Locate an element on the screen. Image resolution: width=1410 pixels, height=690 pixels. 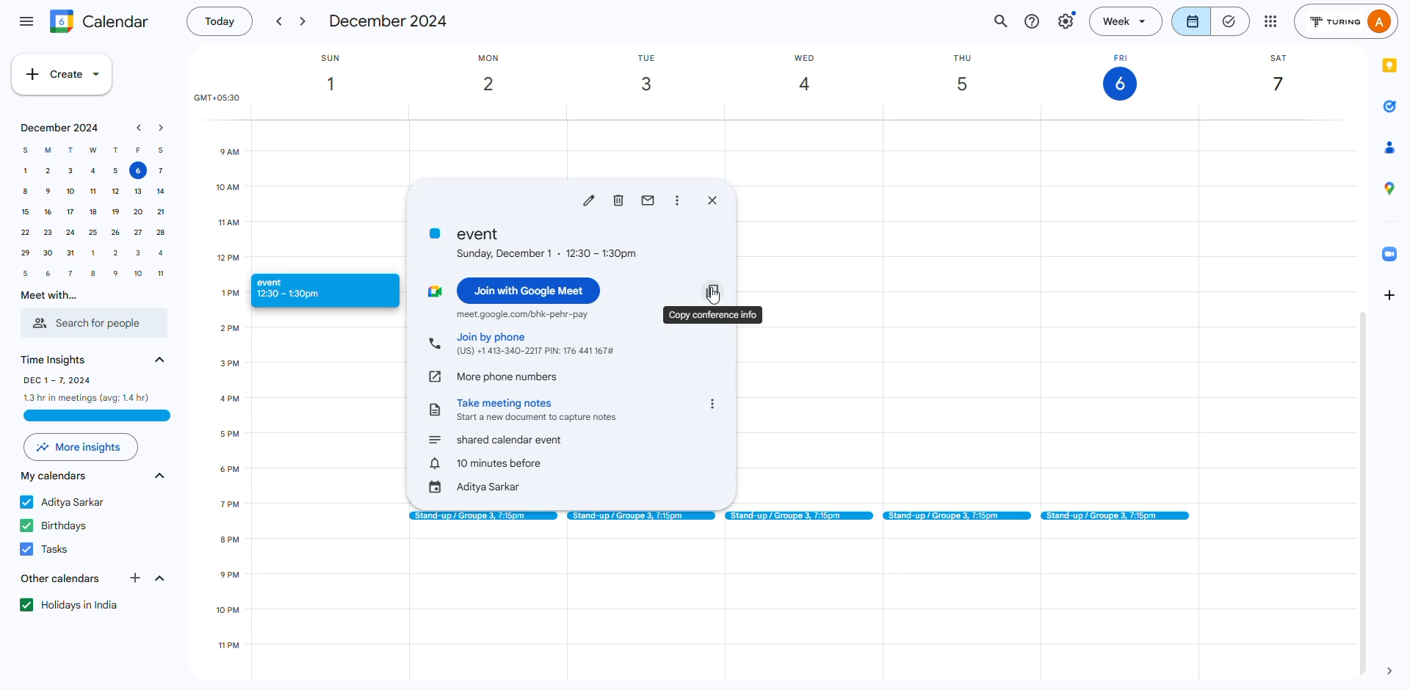
1 is located at coordinates (93, 254).